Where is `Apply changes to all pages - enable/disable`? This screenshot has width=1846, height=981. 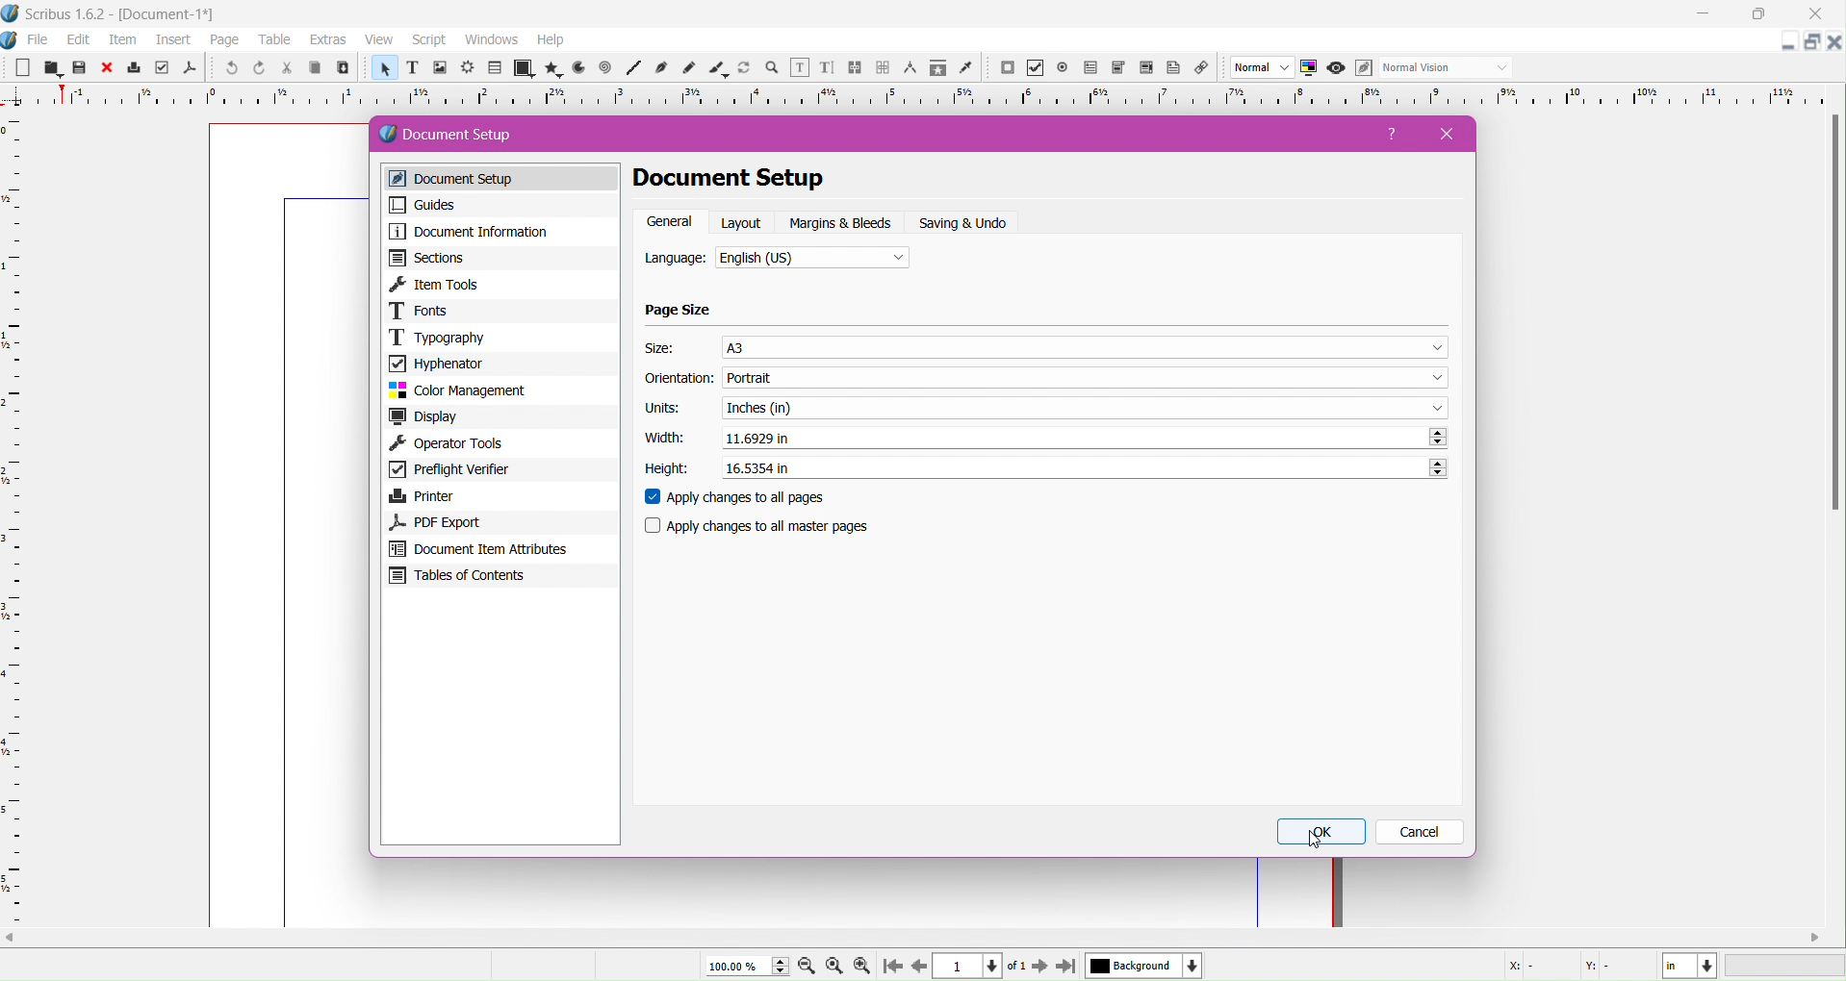 Apply changes to all pages - enable/disable is located at coordinates (740, 499).